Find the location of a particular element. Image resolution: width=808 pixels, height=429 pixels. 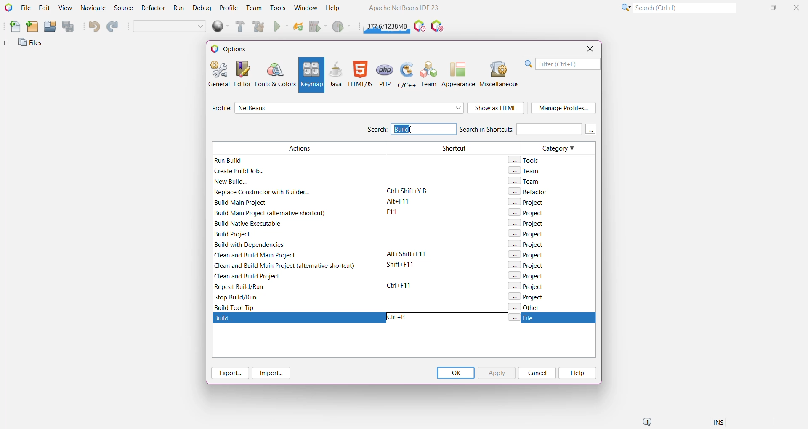

Clean and Build Main Project is located at coordinates (260, 27).